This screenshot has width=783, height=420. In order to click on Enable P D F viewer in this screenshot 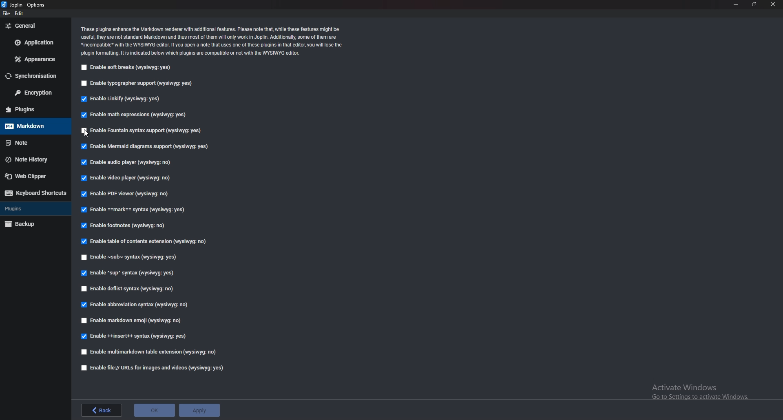, I will do `click(130, 193)`.